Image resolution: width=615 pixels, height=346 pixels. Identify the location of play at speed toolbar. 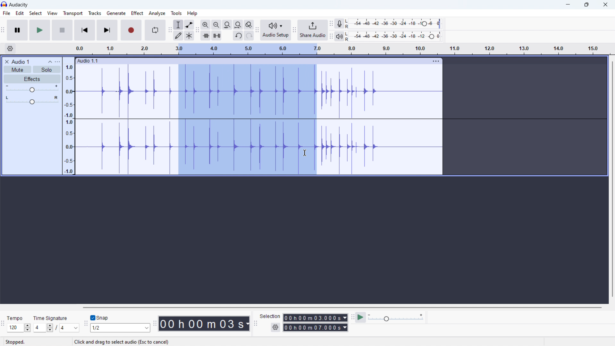
(352, 317).